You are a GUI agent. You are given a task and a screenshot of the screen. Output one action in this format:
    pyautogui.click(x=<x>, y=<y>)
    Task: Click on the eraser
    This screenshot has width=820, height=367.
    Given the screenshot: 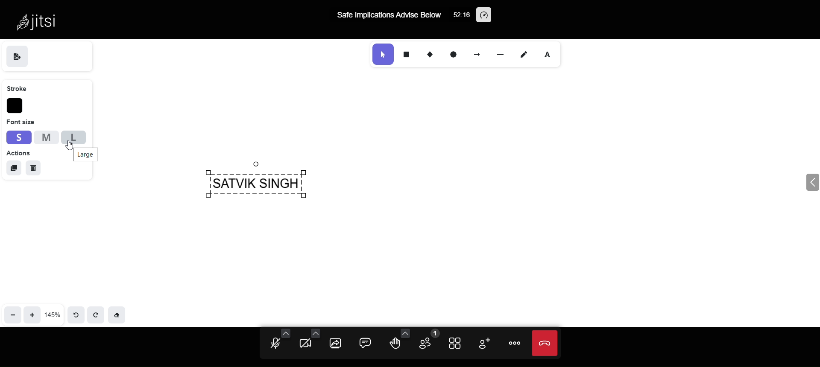 What is the action you would take?
    pyautogui.click(x=120, y=315)
    